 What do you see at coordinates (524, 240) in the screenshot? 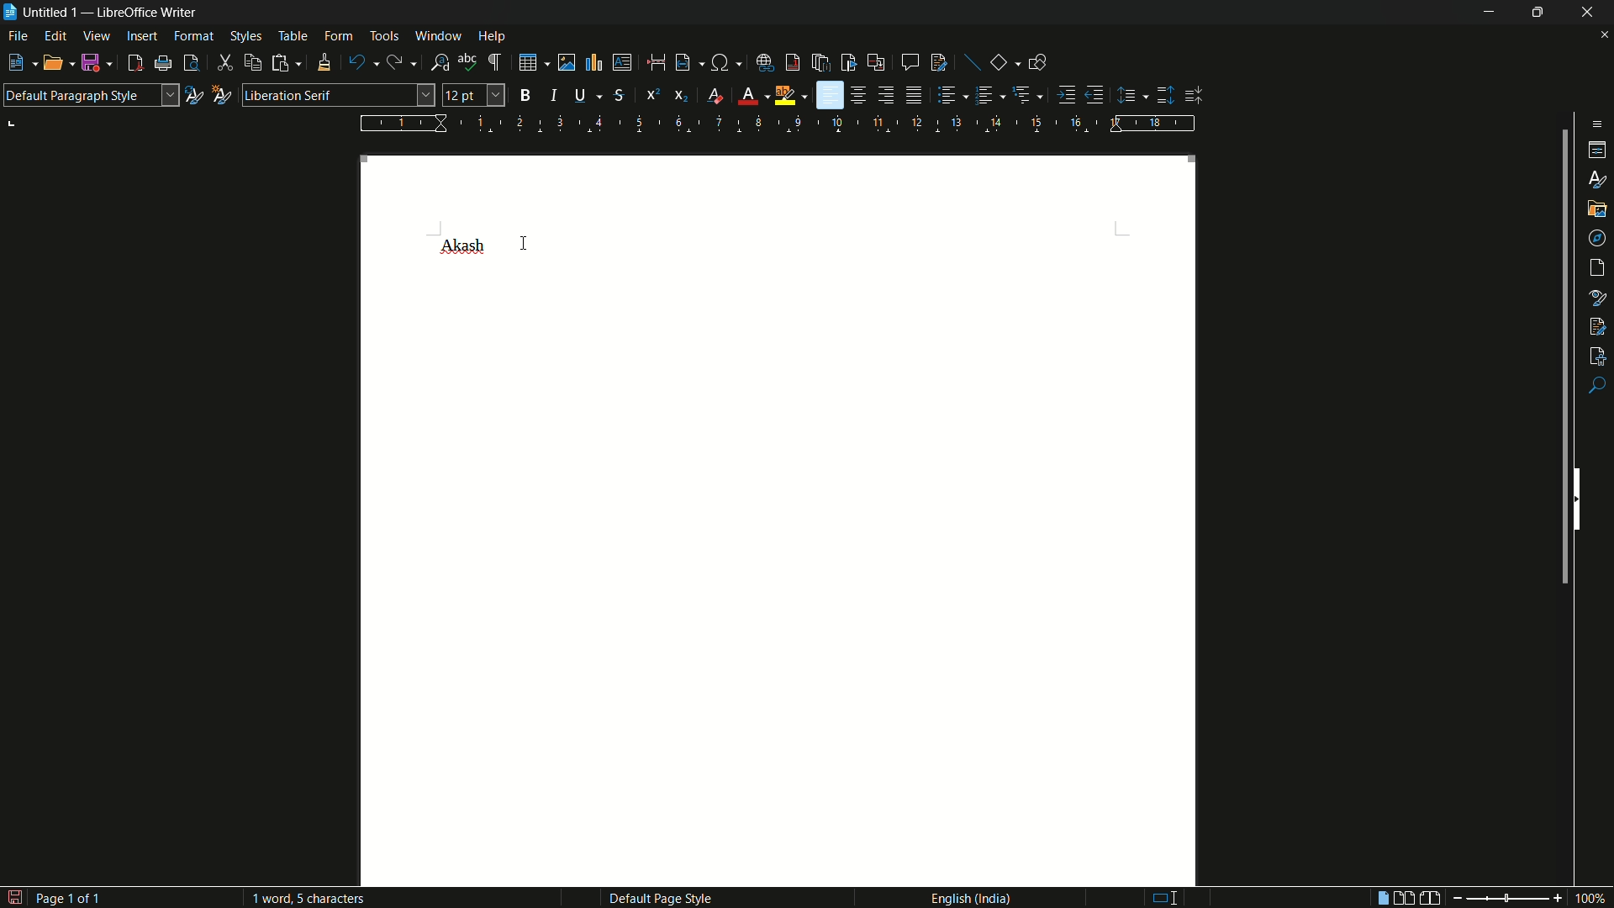
I see `cursor` at bounding box center [524, 240].